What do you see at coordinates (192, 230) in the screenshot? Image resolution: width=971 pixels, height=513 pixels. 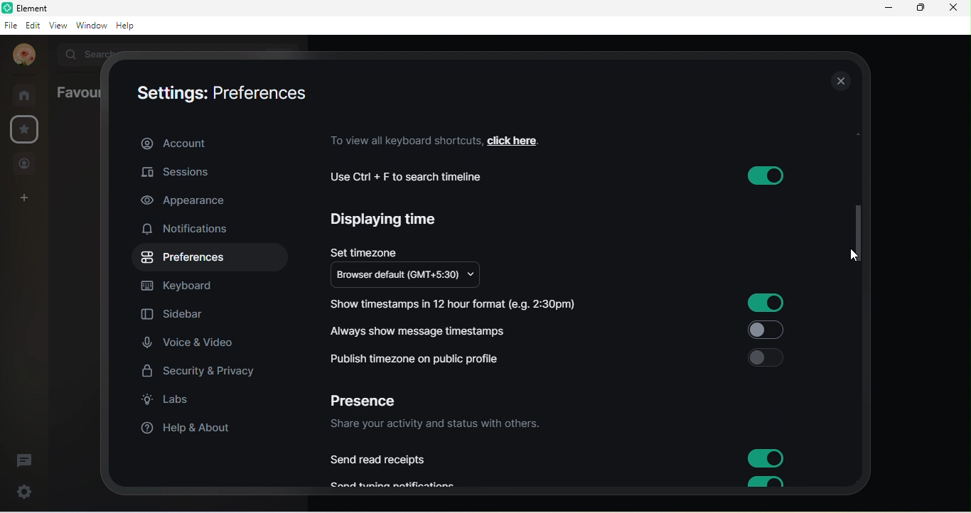 I see `notifications` at bounding box center [192, 230].